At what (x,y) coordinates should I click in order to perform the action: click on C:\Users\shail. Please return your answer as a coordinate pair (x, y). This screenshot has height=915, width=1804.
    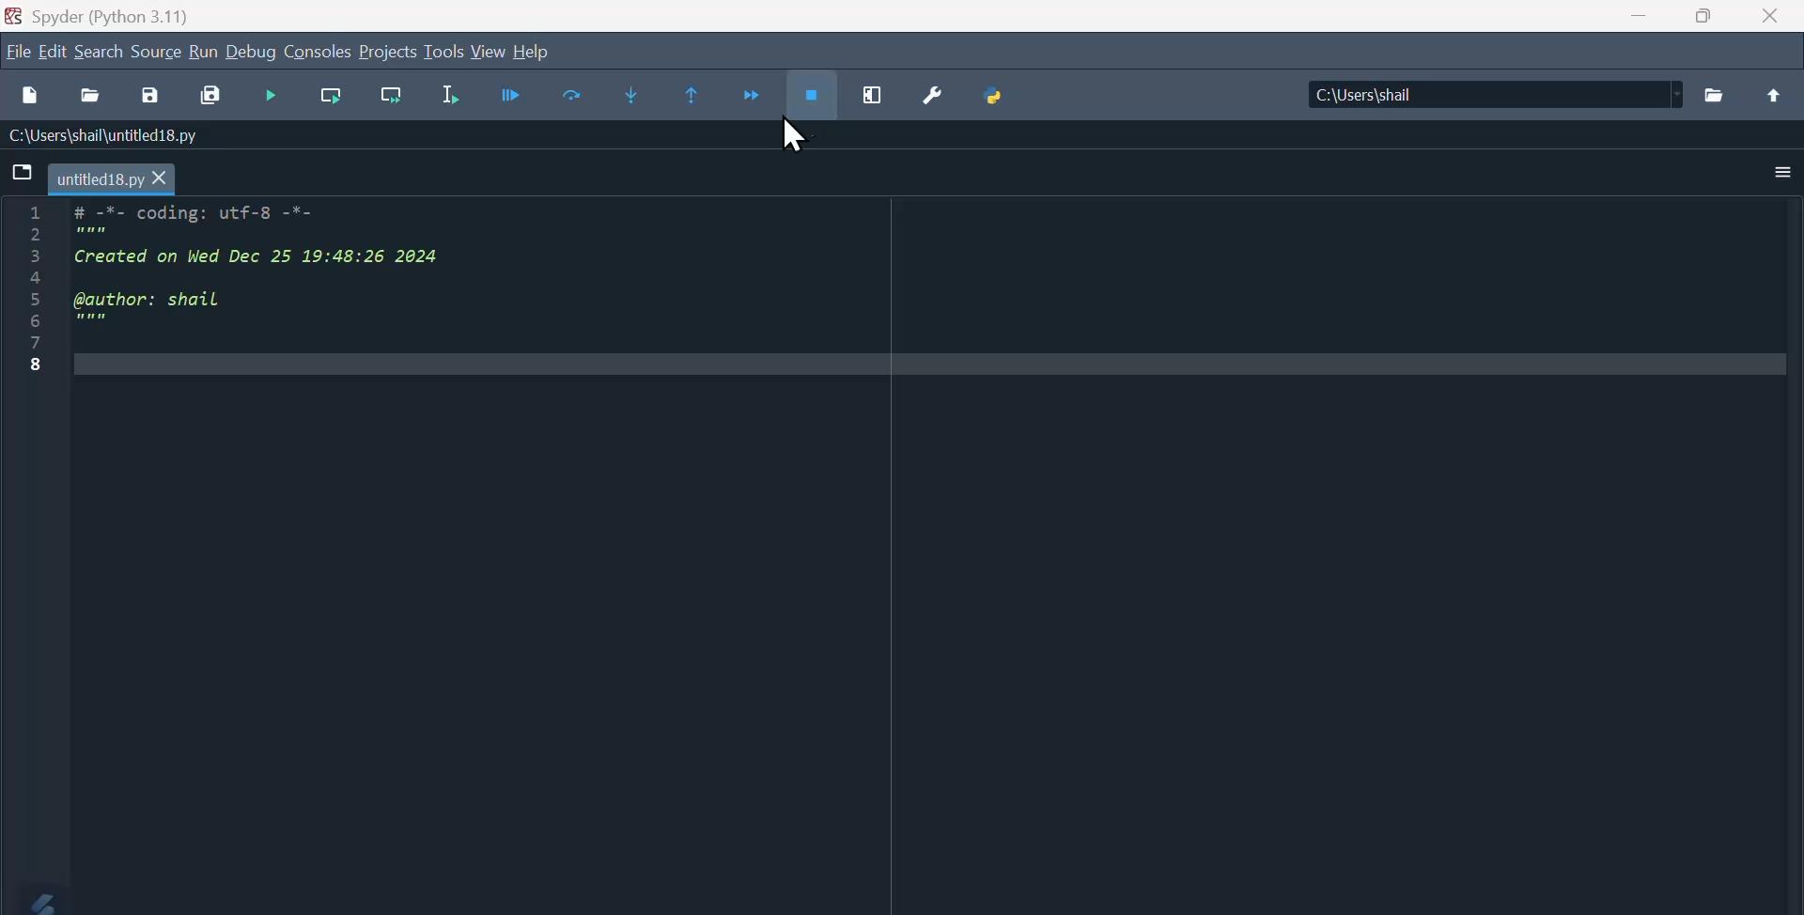
    Looking at the image, I should click on (1362, 94).